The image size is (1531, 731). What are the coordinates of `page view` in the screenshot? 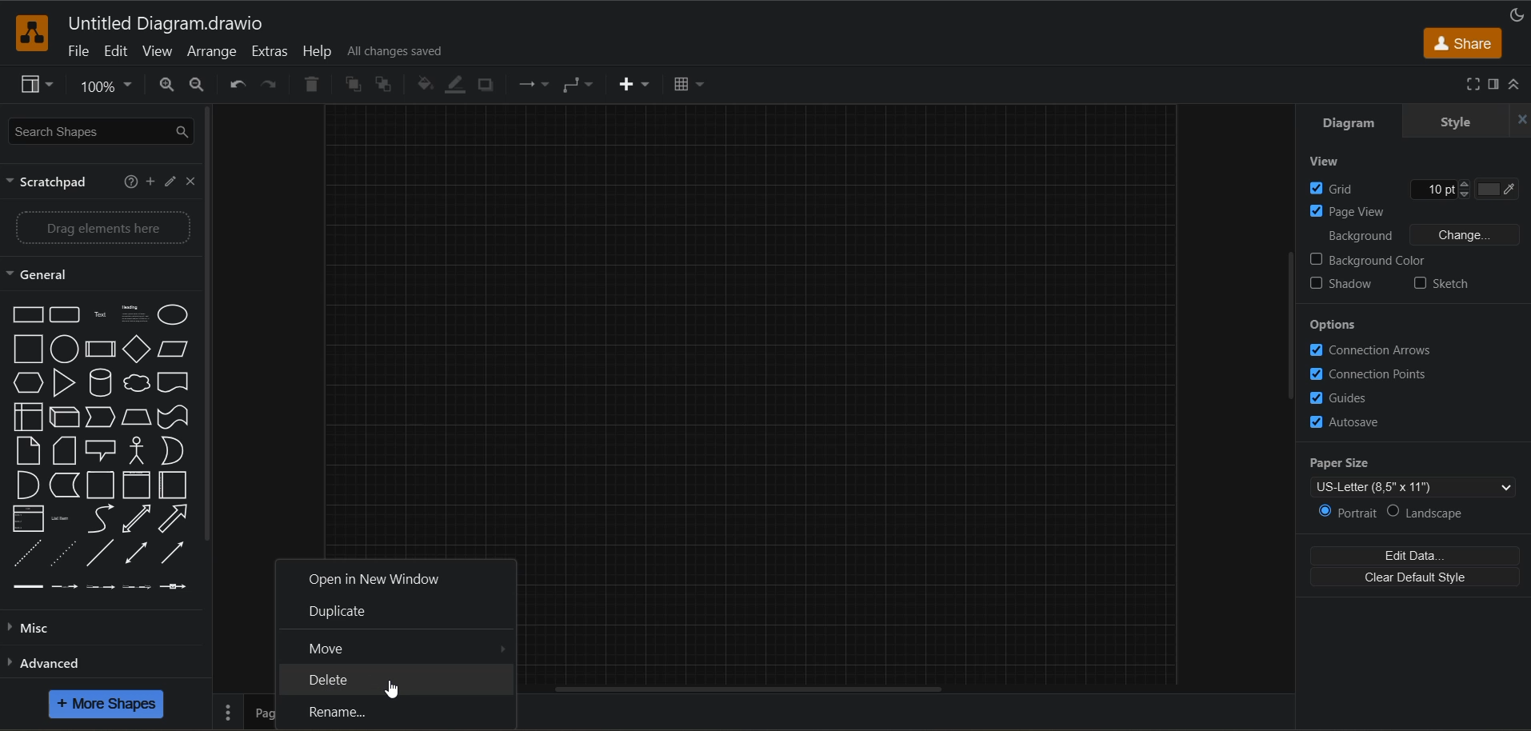 It's located at (1349, 211).